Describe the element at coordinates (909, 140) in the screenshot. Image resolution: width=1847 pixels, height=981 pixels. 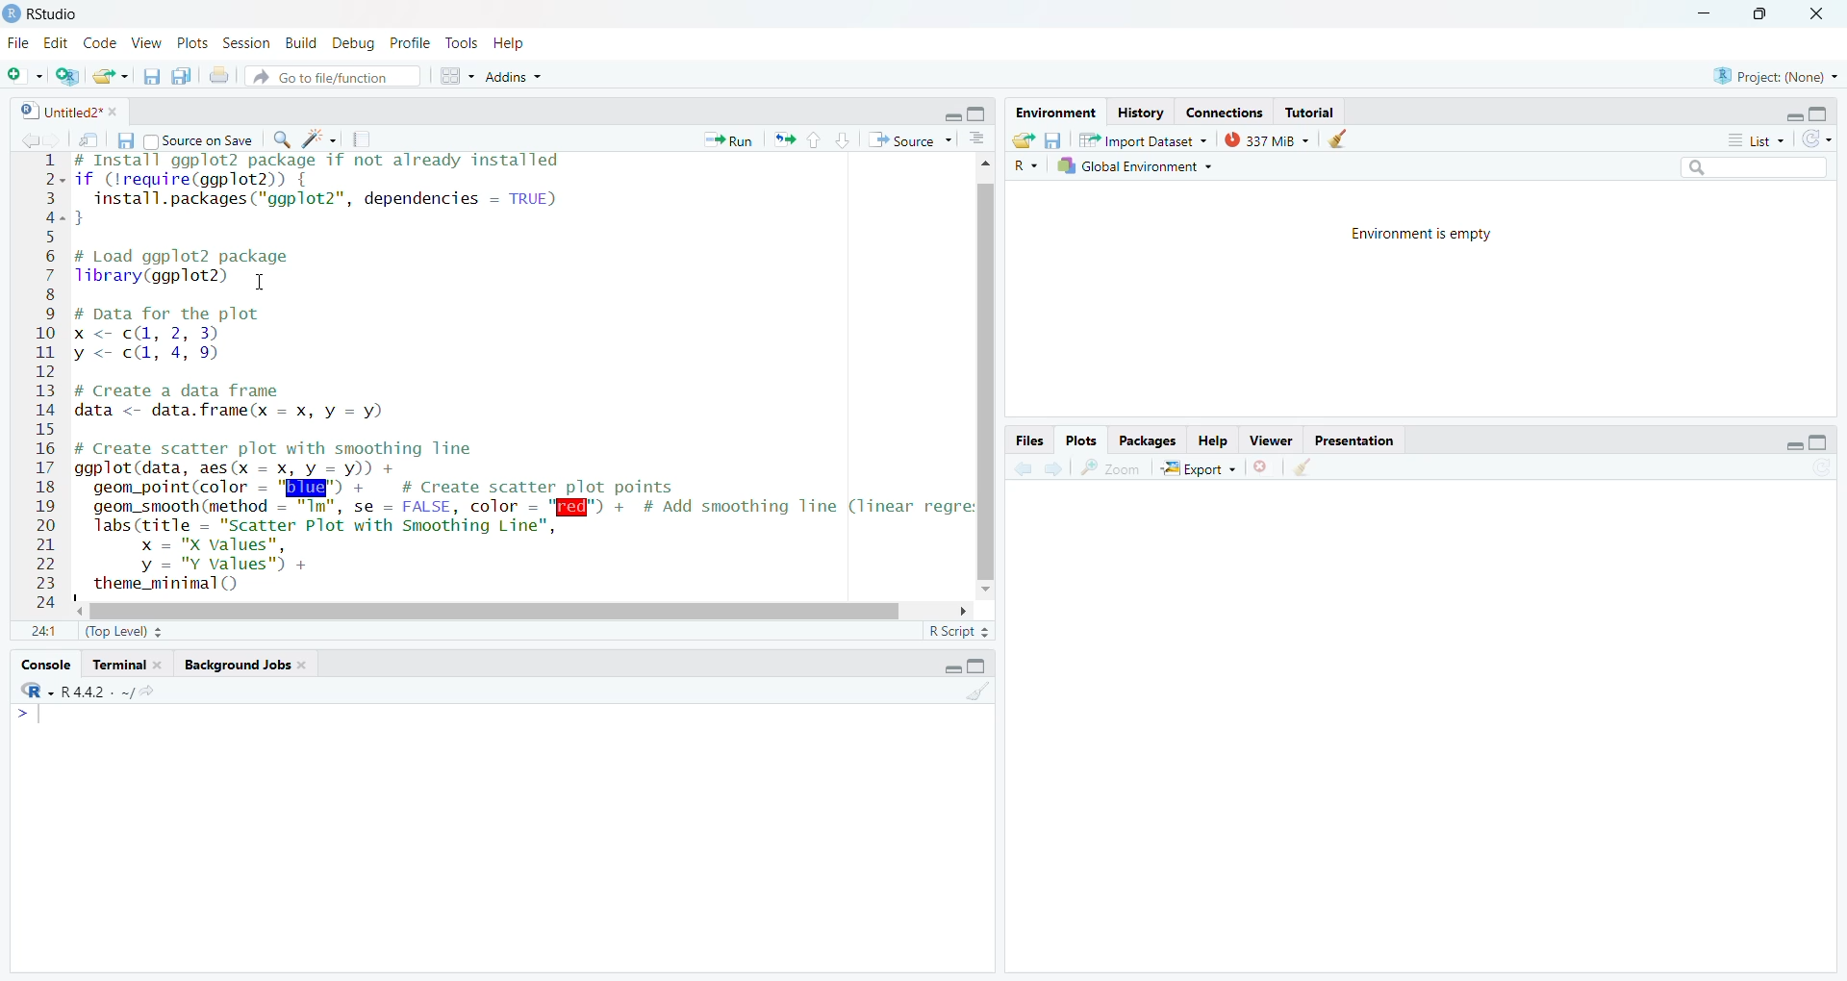
I see `Source ` at that location.